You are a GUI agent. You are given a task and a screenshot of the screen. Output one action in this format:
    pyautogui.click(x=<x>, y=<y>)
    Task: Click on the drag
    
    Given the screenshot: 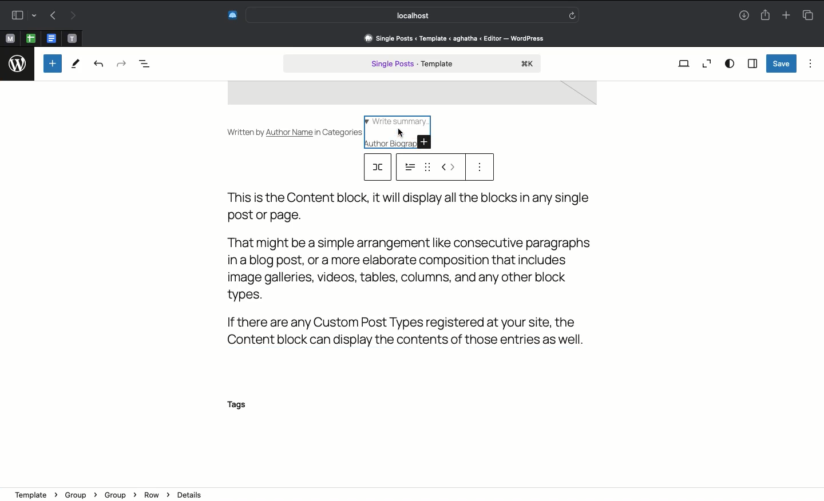 What is the action you would take?
    pyautogui.click(x=426, y=167)
    